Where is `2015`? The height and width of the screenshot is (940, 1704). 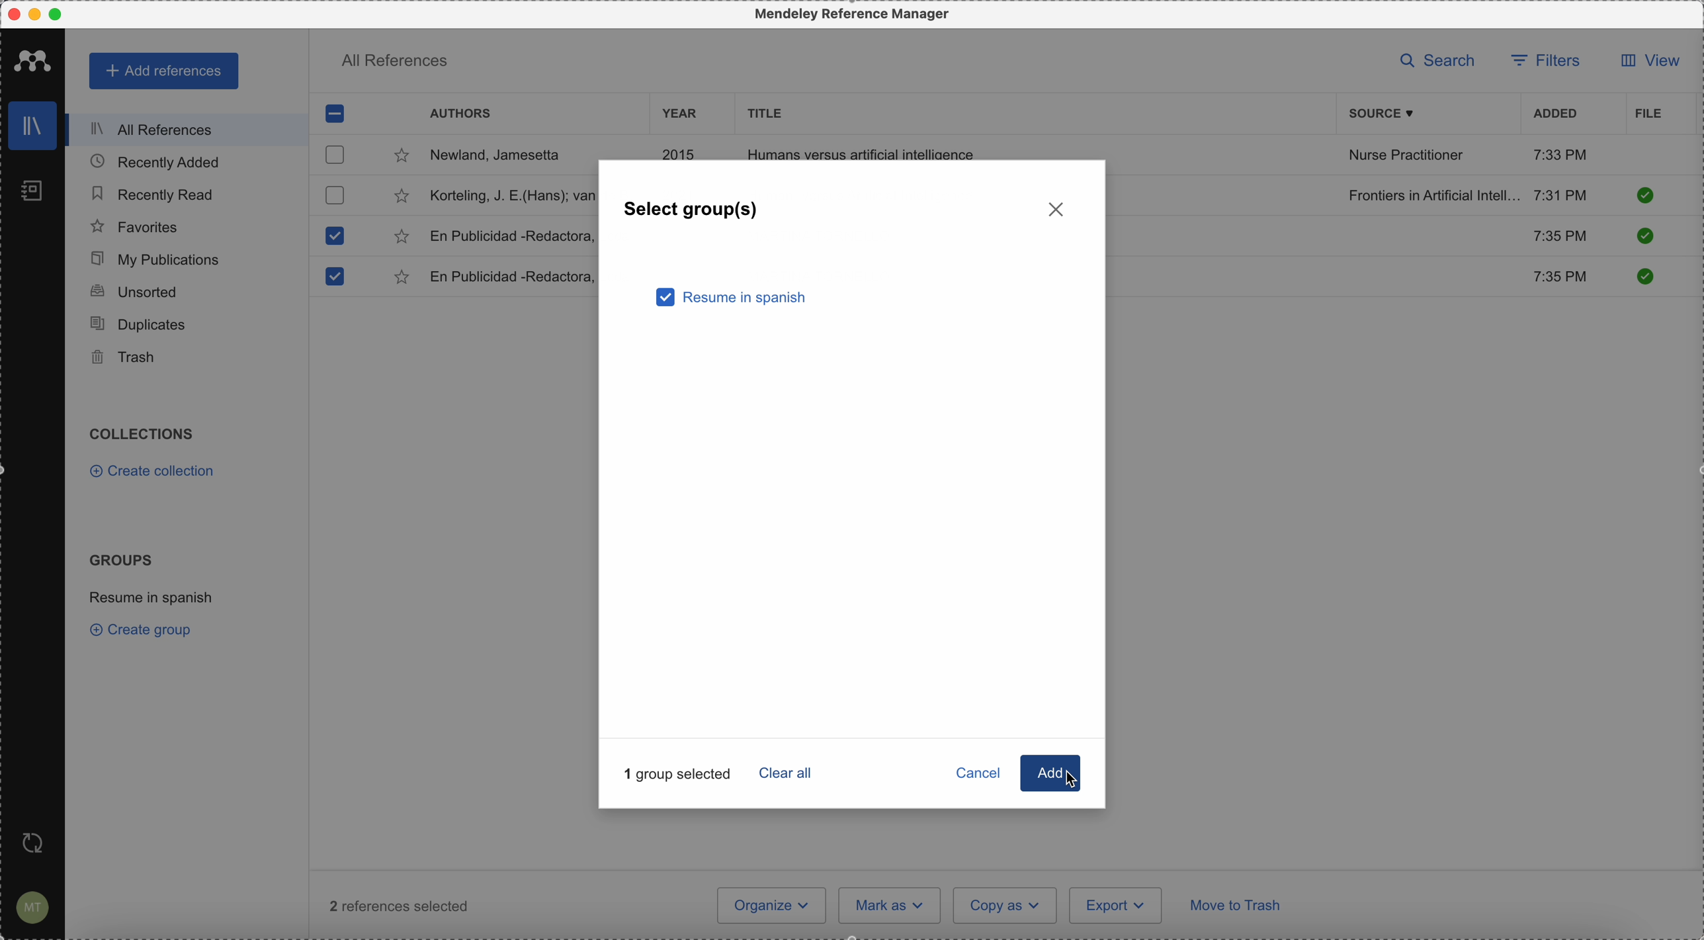 2015 is located at coordinates (682, 151).